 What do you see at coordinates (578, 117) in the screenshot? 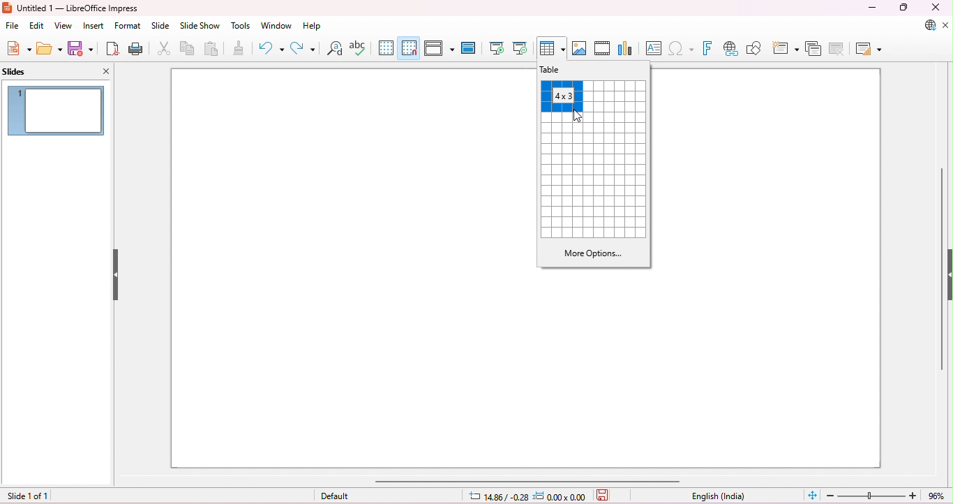
I see `cursor` at bounding box center [578, 117].